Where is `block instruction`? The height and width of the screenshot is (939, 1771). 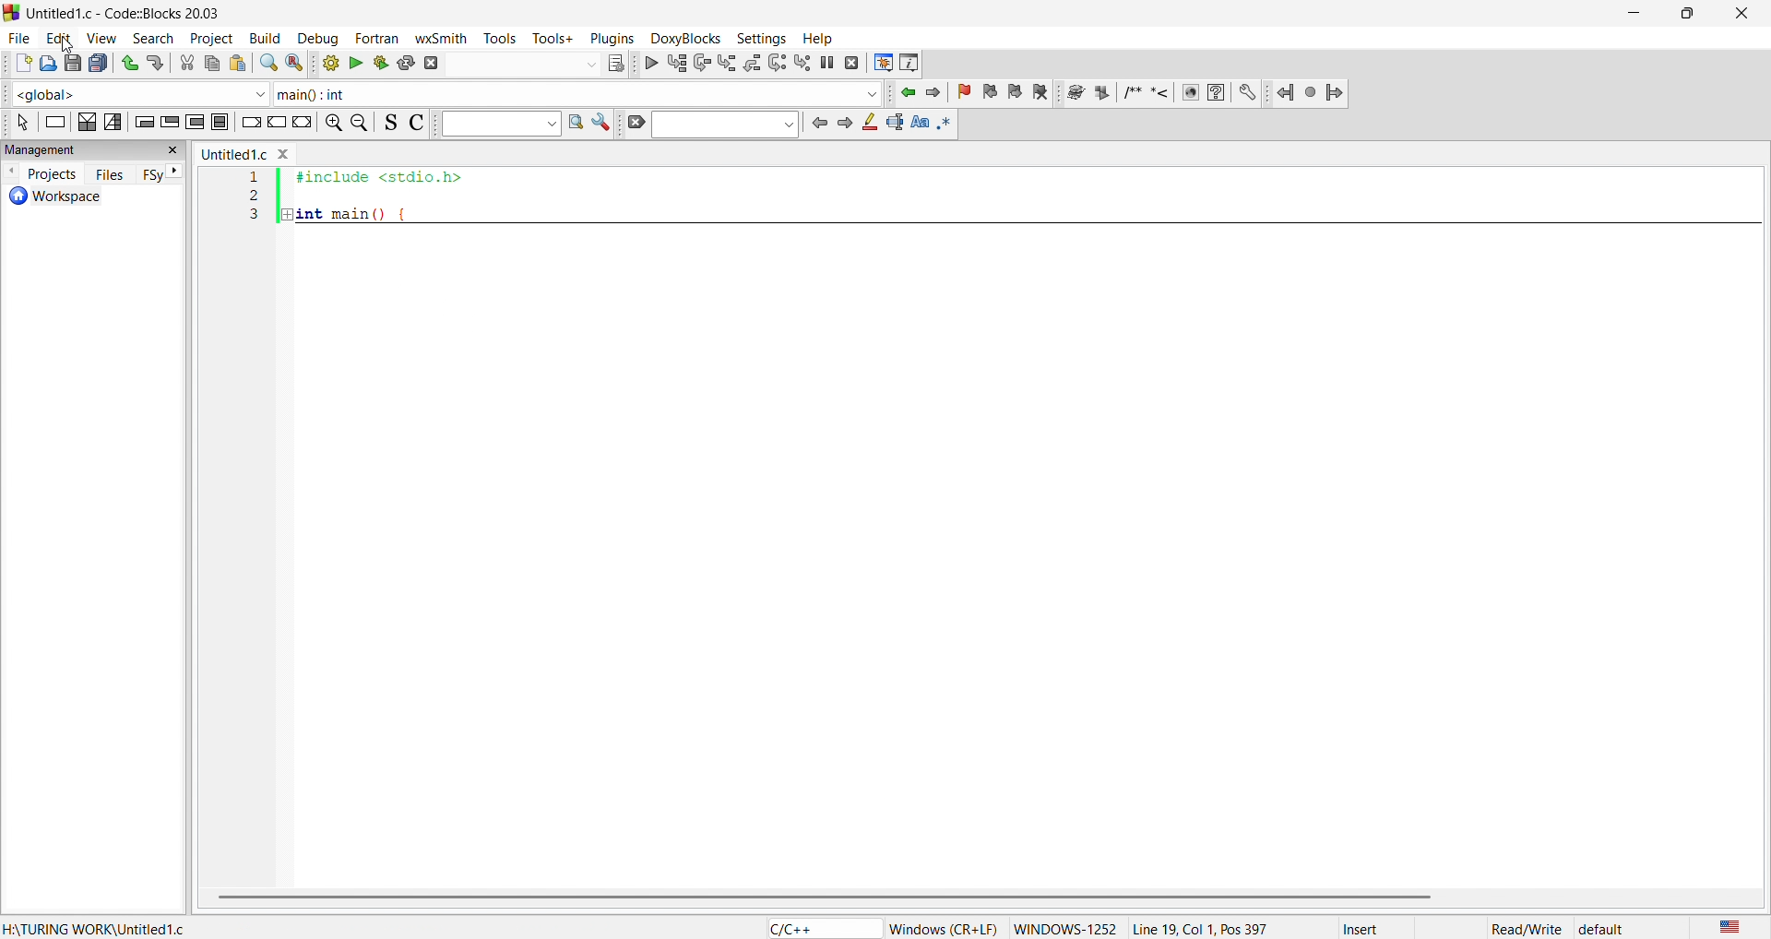
block instruction is located at coordinates (220, 121).